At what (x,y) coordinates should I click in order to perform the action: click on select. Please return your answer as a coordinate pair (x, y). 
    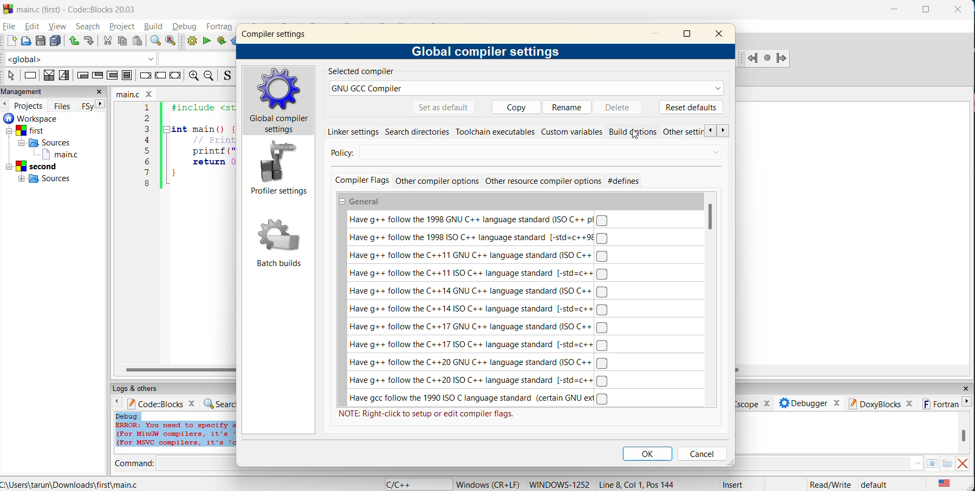
    Looking at the image, I should click on (11, 76).